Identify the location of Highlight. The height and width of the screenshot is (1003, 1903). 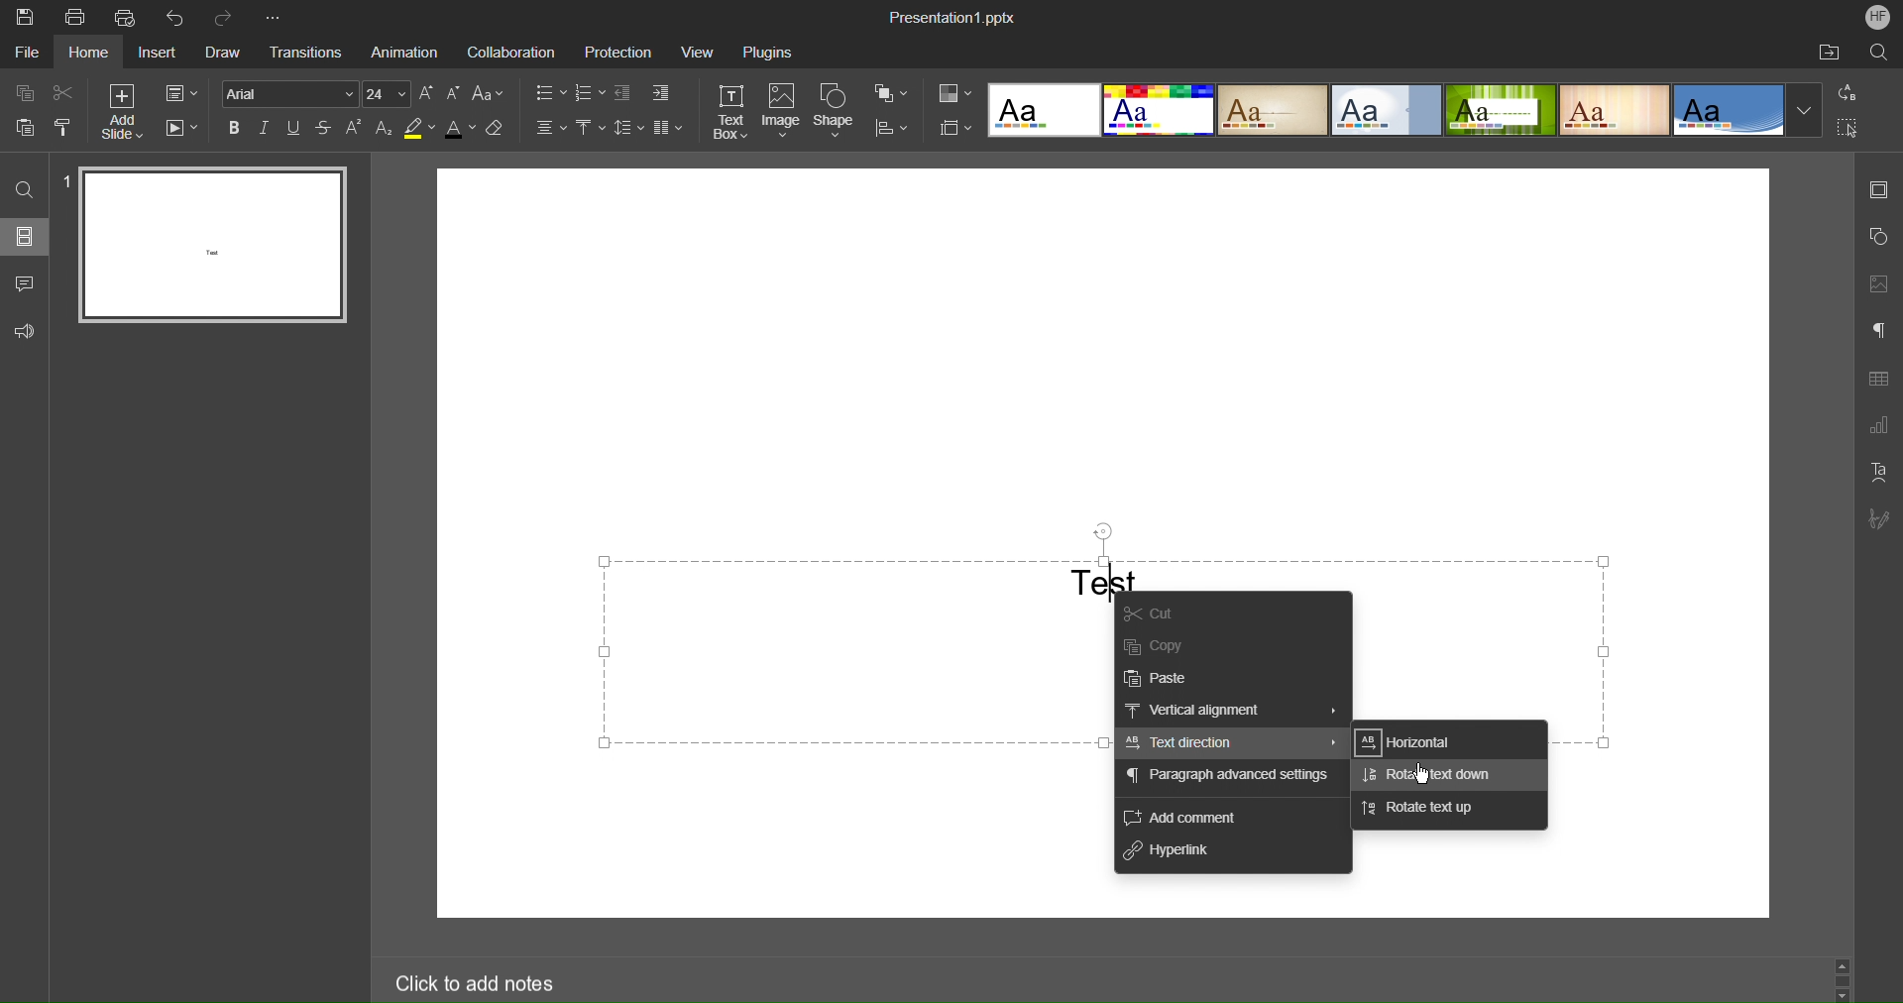
(418, 130).